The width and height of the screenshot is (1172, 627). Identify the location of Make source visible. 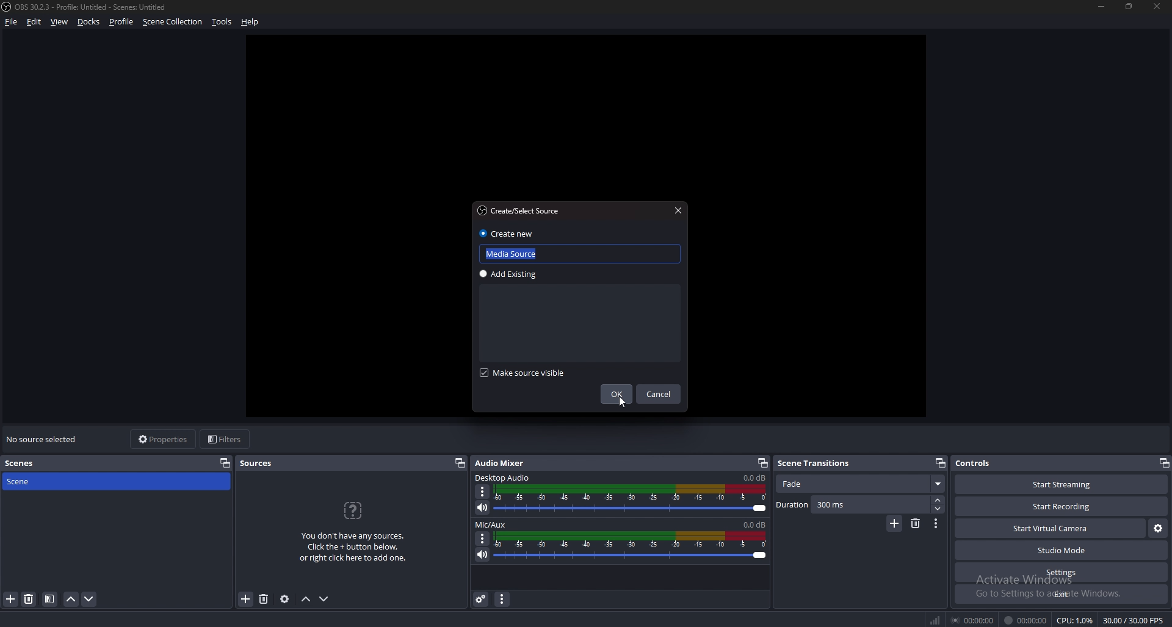
(524, 373).